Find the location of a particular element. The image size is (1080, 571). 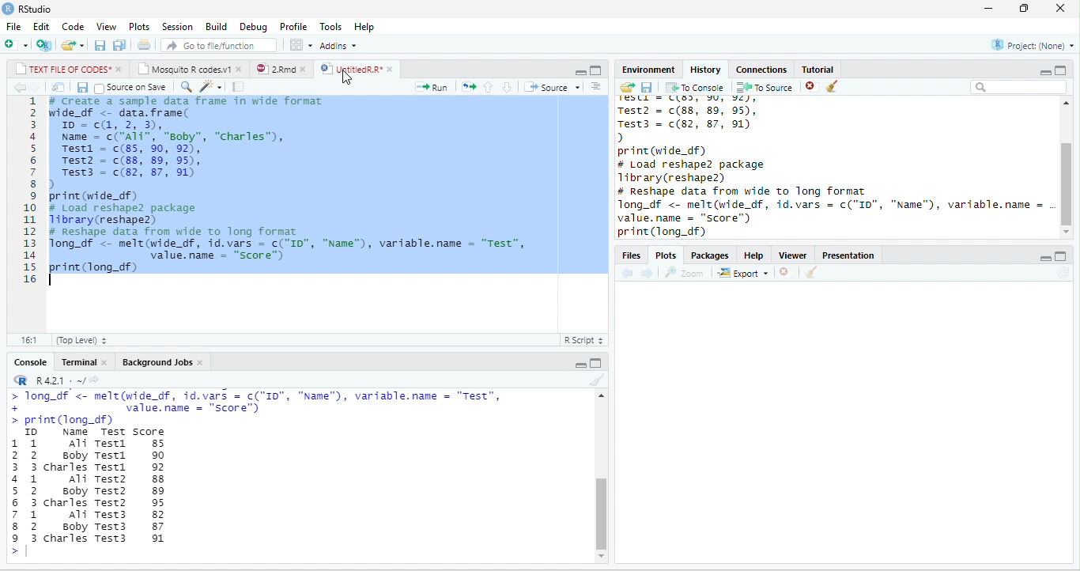

> long_df <- melt(wide_df, id.vars = c("ID", "Name"), variable.name = "Test",
+ value.name = "score”)
> print(long_df) is located at coordinates (257, 407).